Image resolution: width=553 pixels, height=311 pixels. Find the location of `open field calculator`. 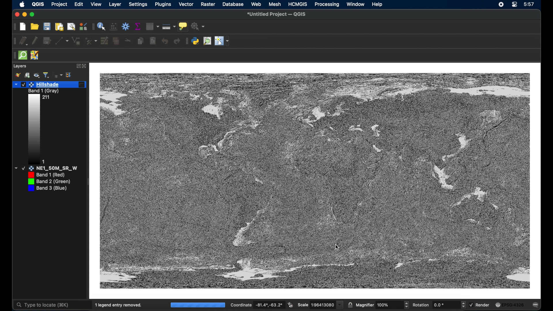

open field calculator is located at coordinates (114, 27).